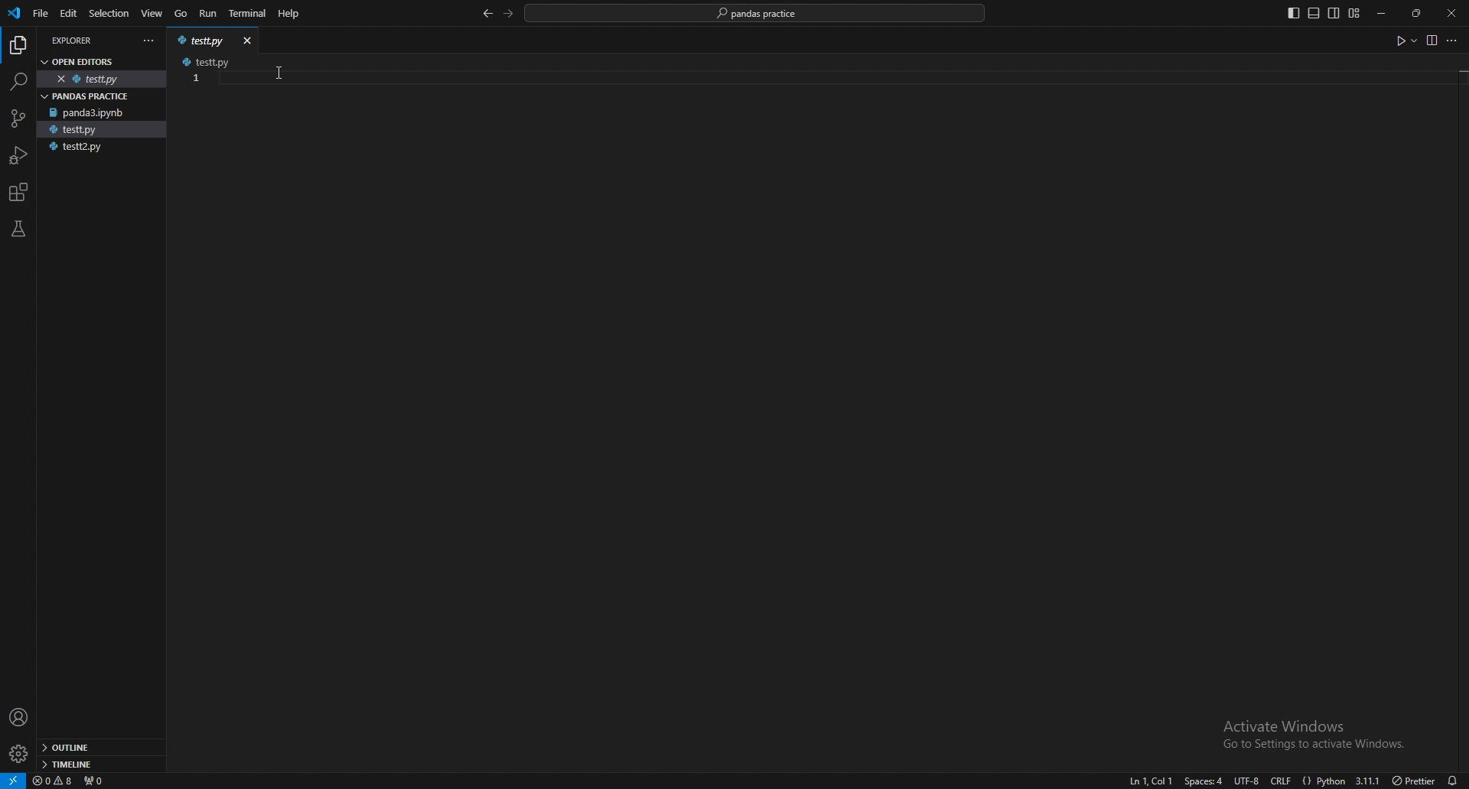 Image resolution: width=1469 pixels, height=789 pixels. What do you see at coordinates (93, 779) in the screenshot?
I see `ports forwarded` at bounding box center [93, 779].